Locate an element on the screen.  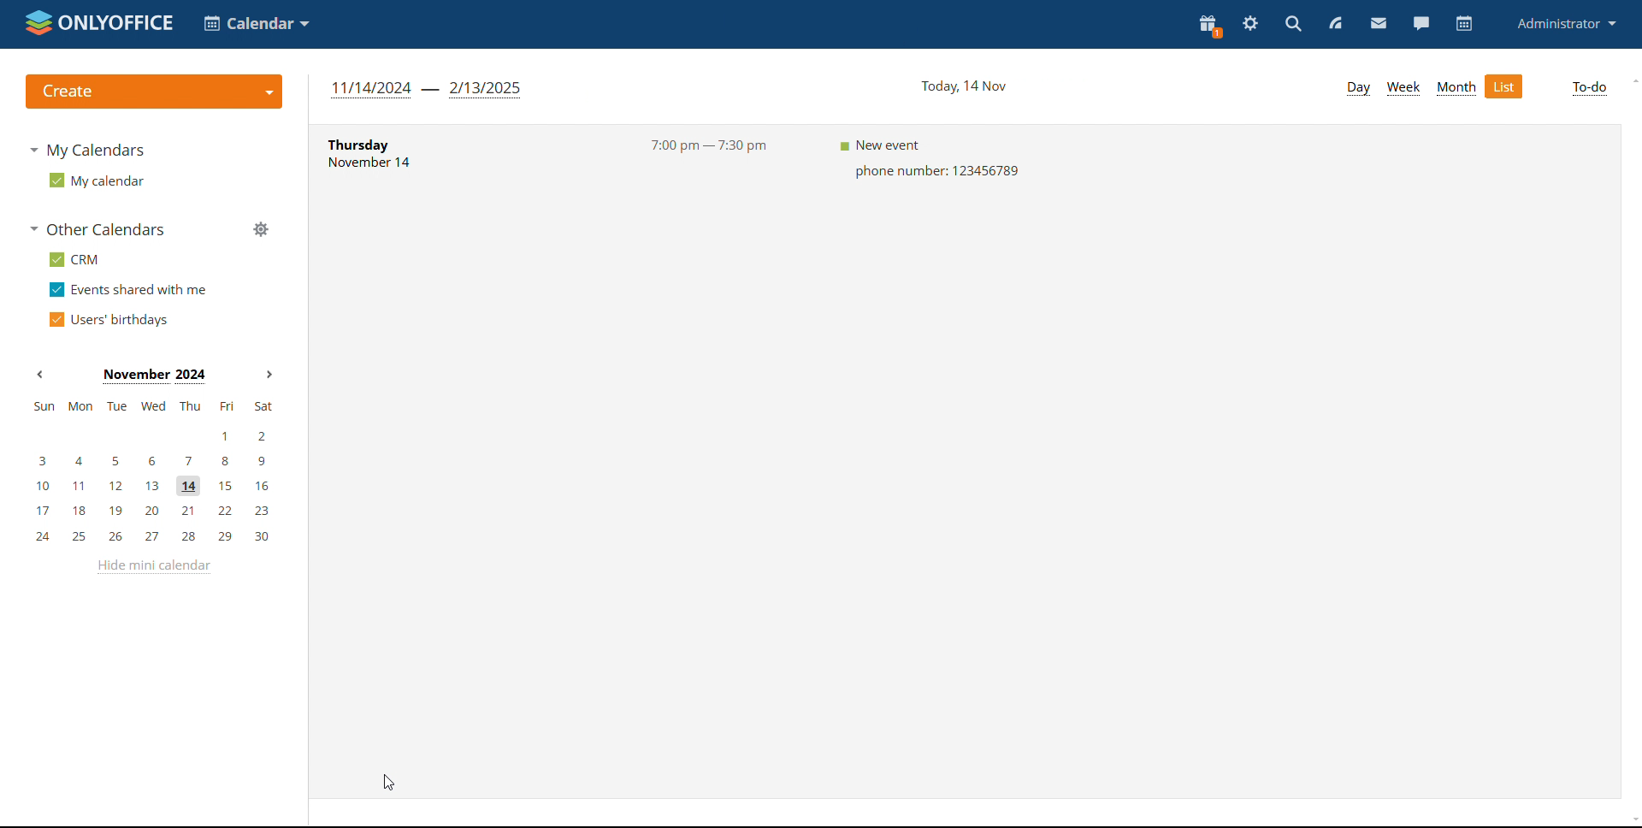
my calendar is located at coordinates (97, 180).